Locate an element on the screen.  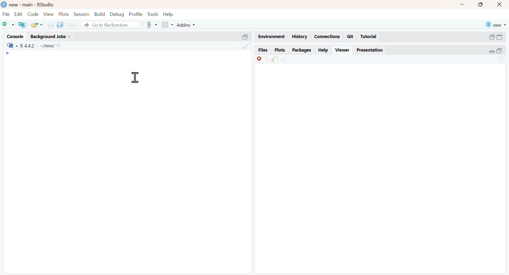
Build is located at coordinates (100, 13).